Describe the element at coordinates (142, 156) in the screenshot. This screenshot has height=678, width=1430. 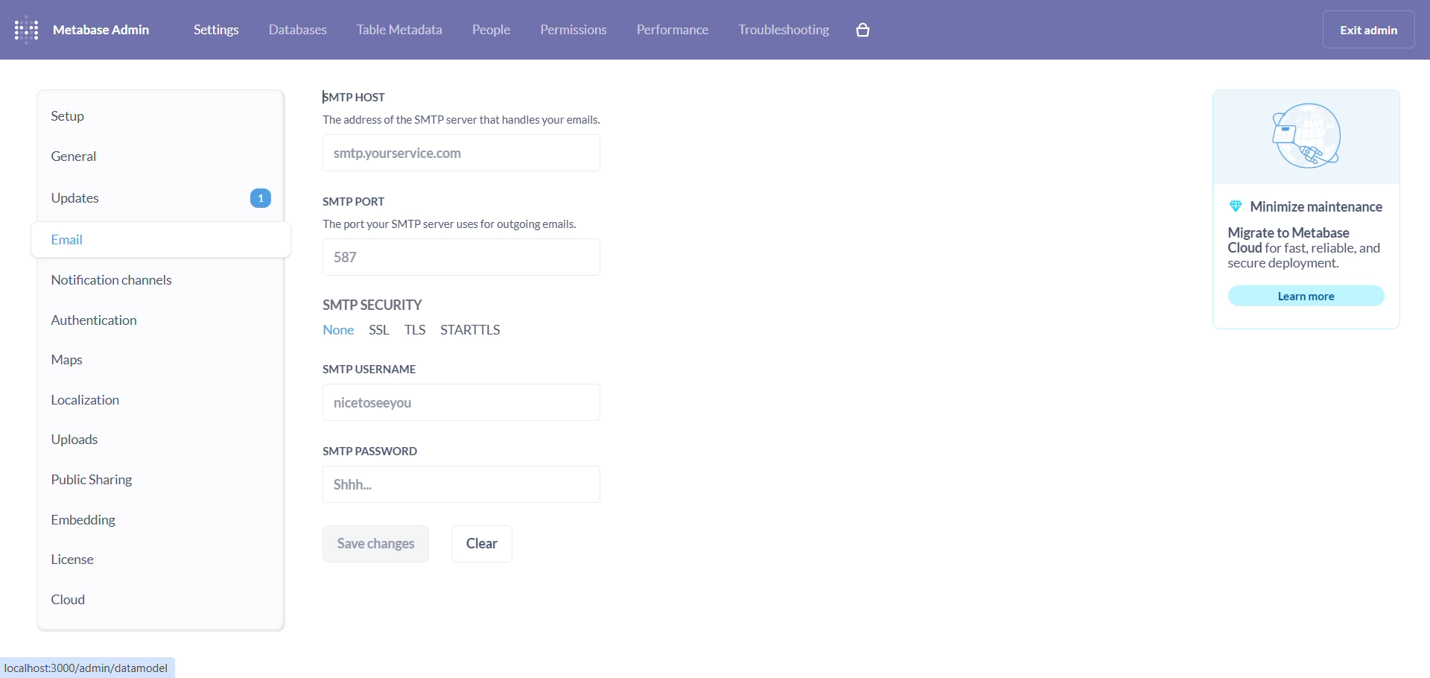
I see `general` at that location.